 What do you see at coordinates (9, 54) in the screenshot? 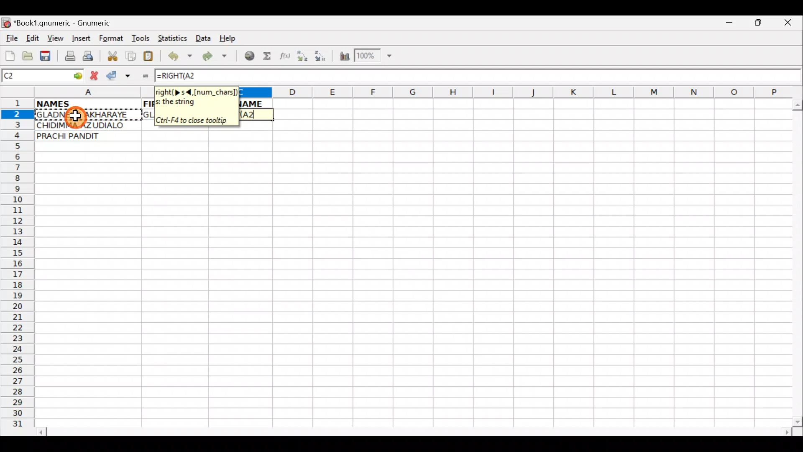
I see `Create new workbook` at bounding box center [9, 54].